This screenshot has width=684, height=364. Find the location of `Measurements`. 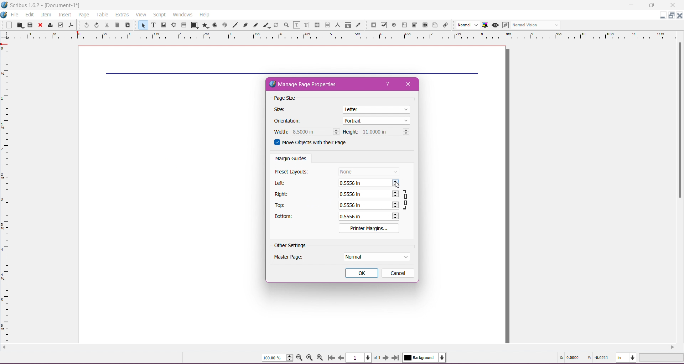

Measurements is located at coordinates (337, 25).